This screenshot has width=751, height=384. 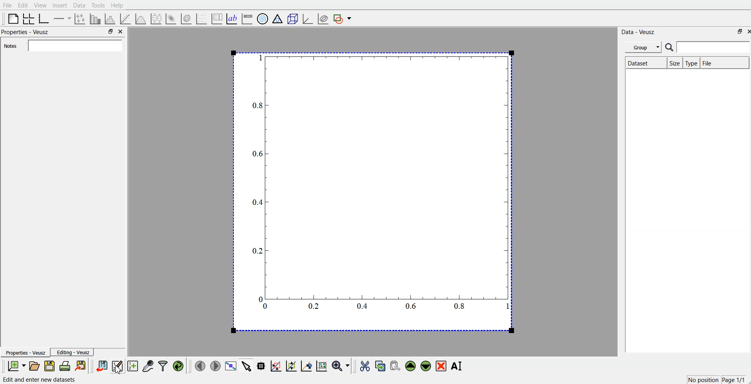 What do you see at coordinates (707, 47) in the screenshot?
I see `search bar` at bounding box center [707, 47].